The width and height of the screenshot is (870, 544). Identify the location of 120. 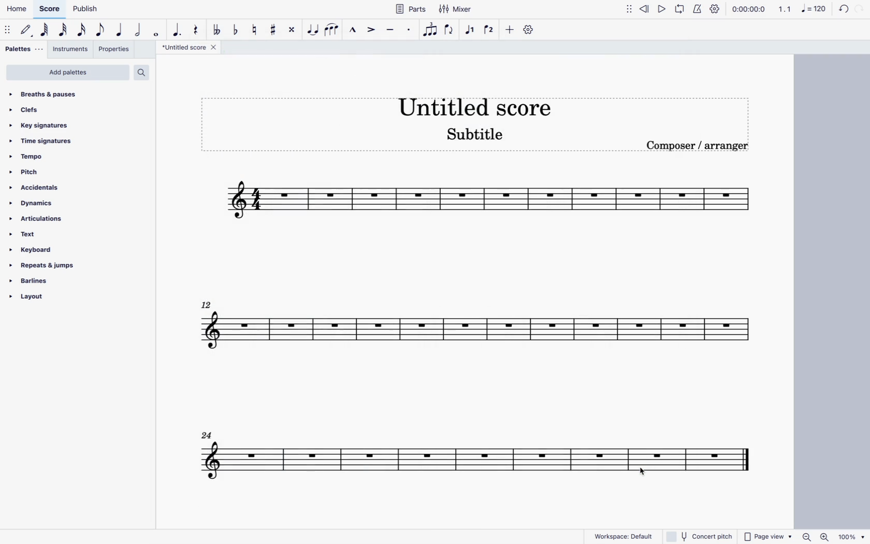
(835, 8).